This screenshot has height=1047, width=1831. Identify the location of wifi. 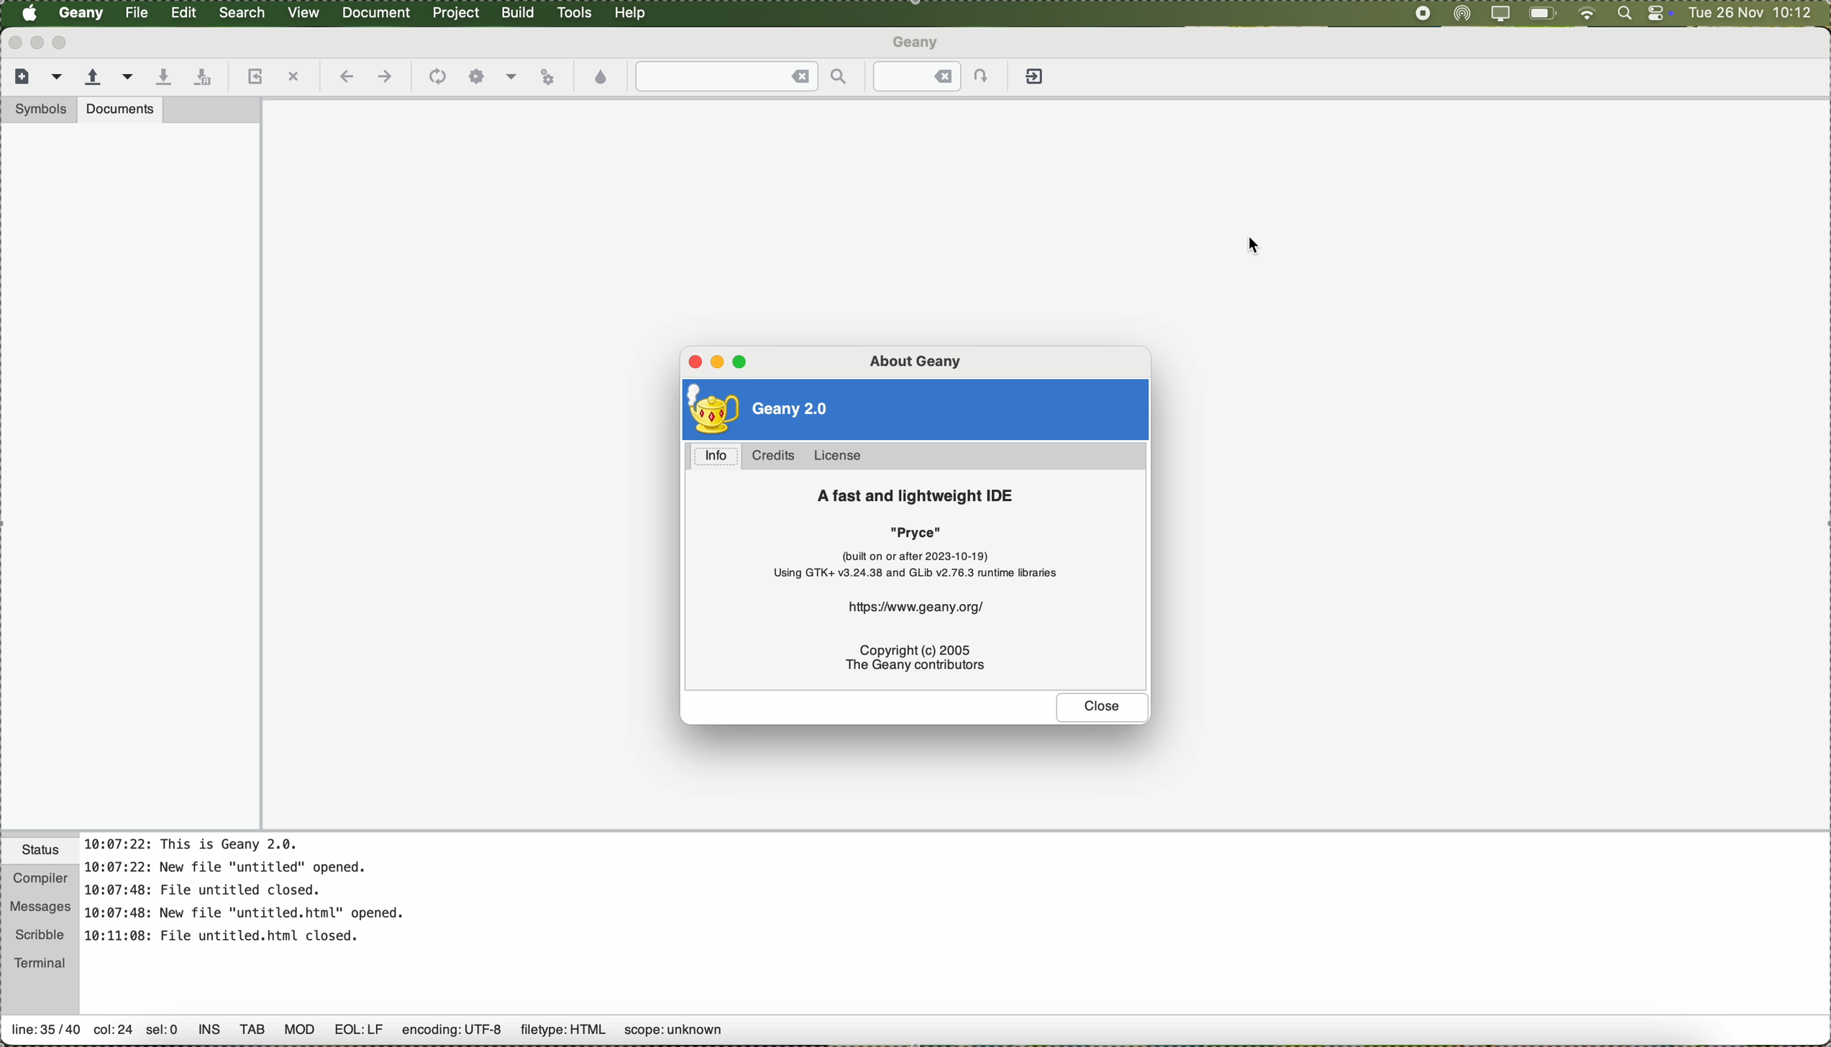
(1584, 14).